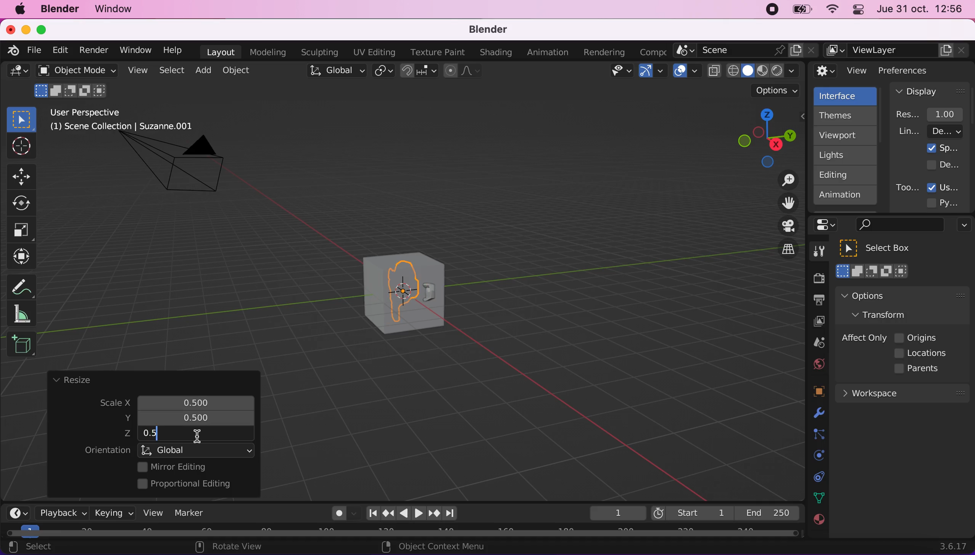 The image size is (975, 555). Describe the element at coordinates (194, 400) in the screenshot. I see `scale x` at that location.